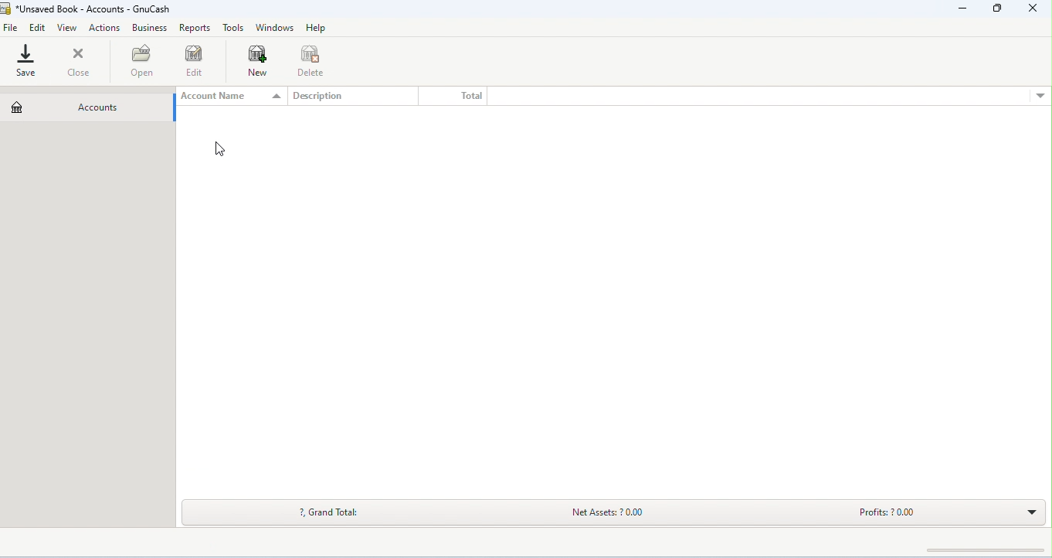 The width and height of the screenshot is (1052, 558). What do you see at coordinates (262, 61) in the screenshot?
I see `new` at bounding box center [262, 61].